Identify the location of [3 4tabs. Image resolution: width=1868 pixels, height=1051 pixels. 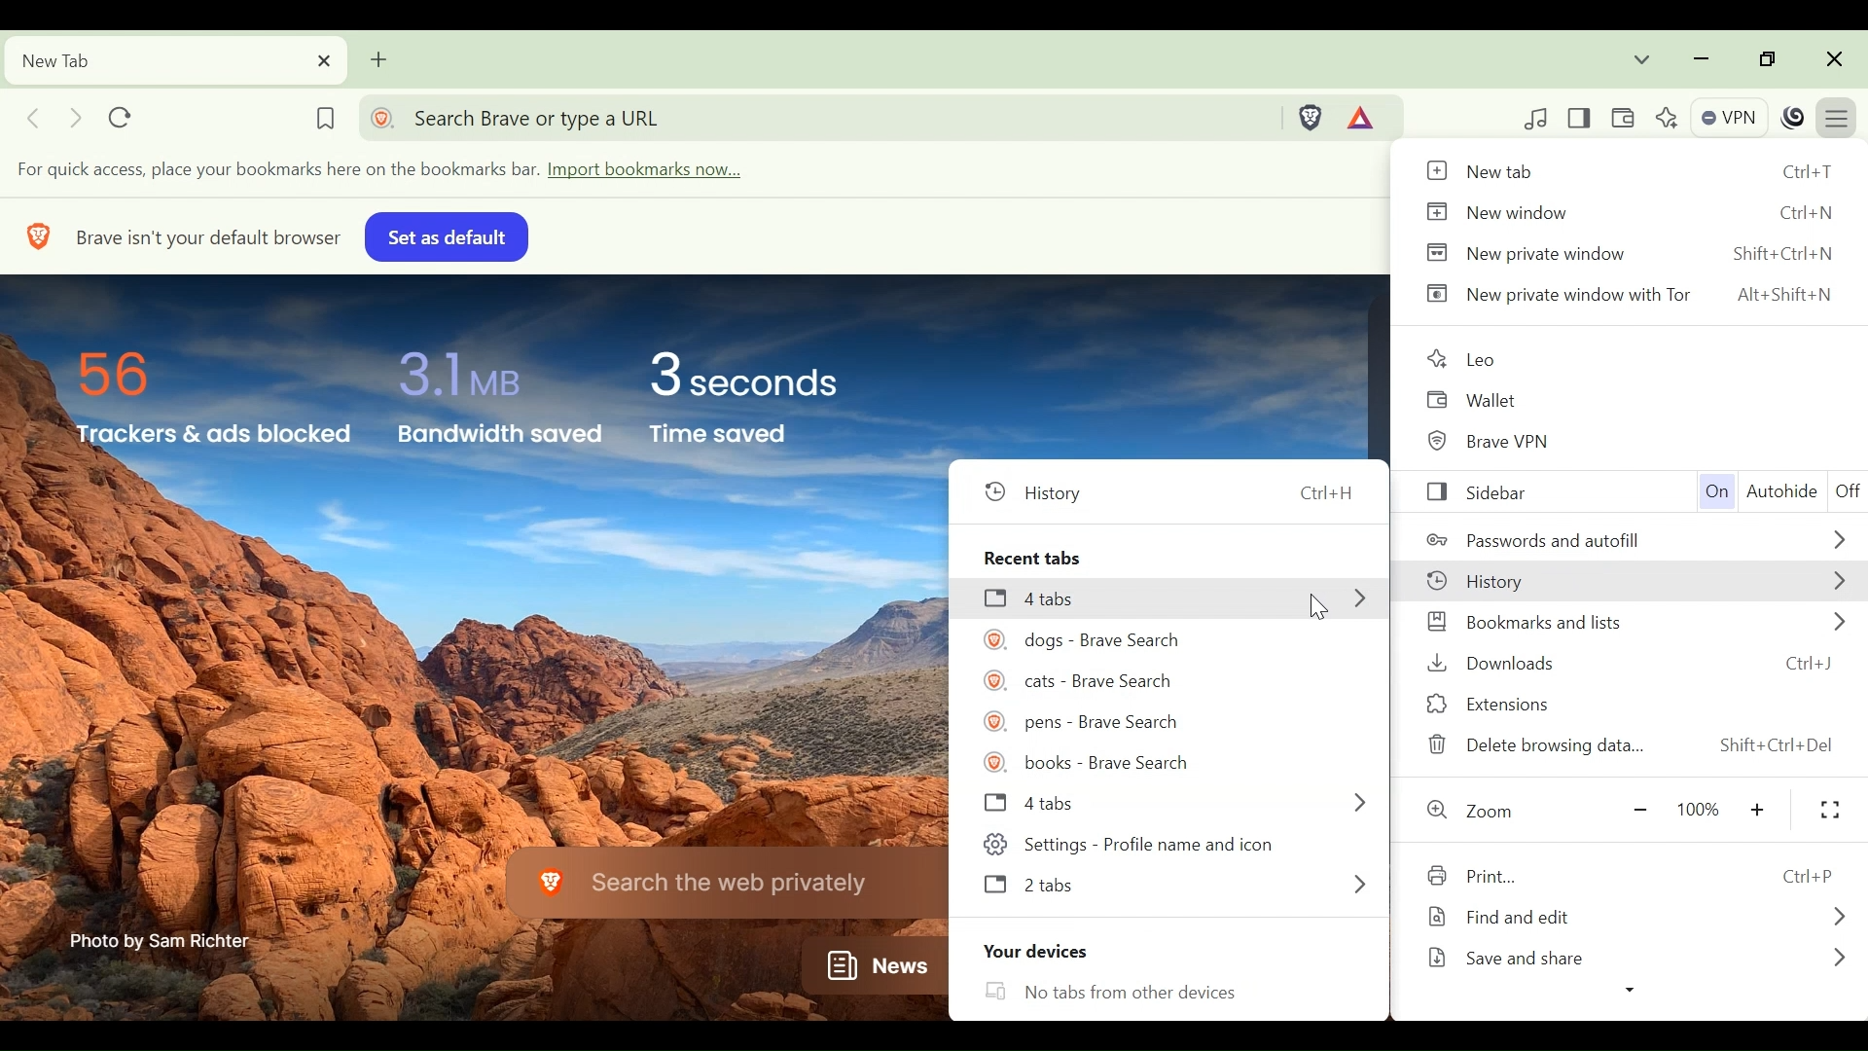
(1040, 602).